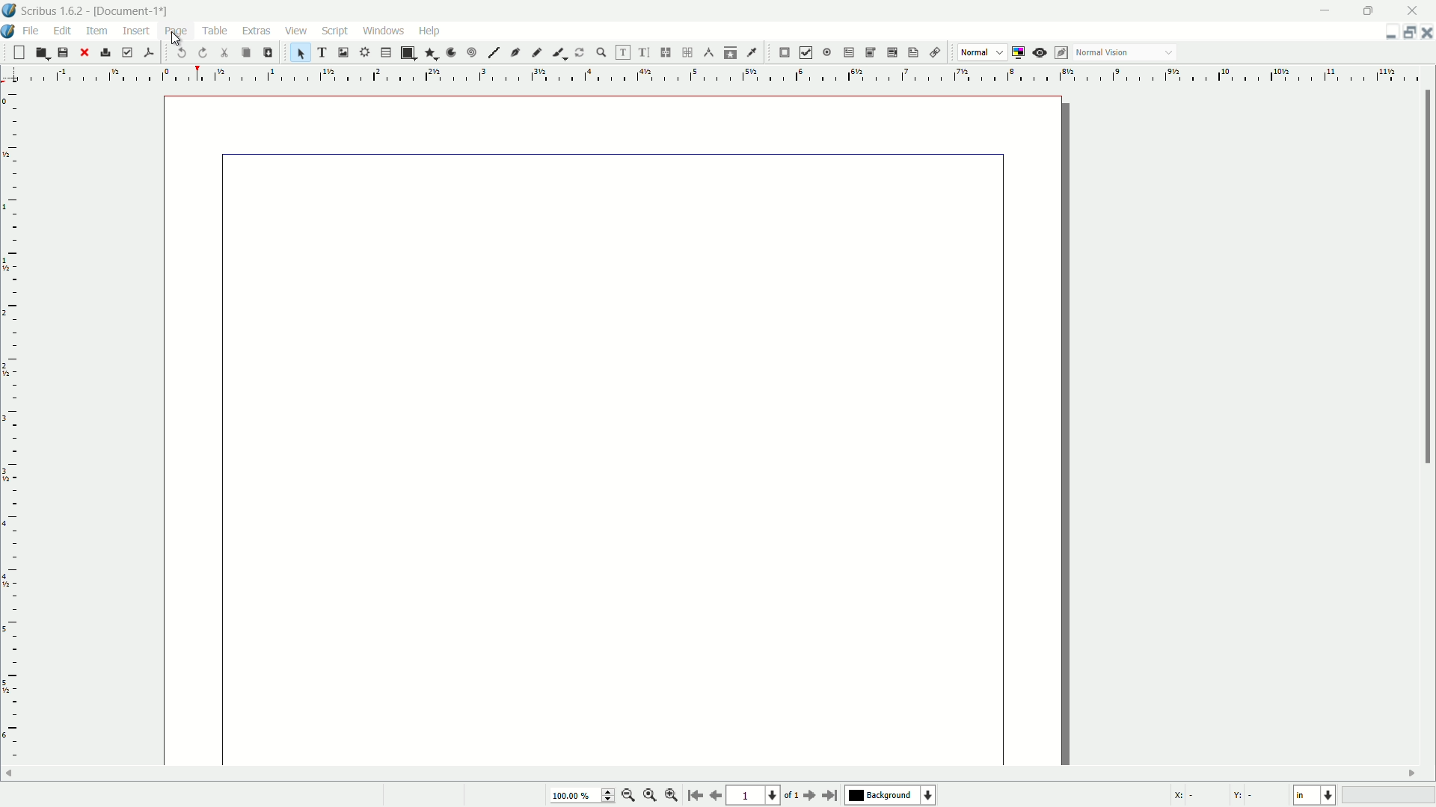 The height and width of the screenshot is (807, 1436). Describe the element at coordinates (1427, 279) in the screenshot. I see `scroll bar` at that location.